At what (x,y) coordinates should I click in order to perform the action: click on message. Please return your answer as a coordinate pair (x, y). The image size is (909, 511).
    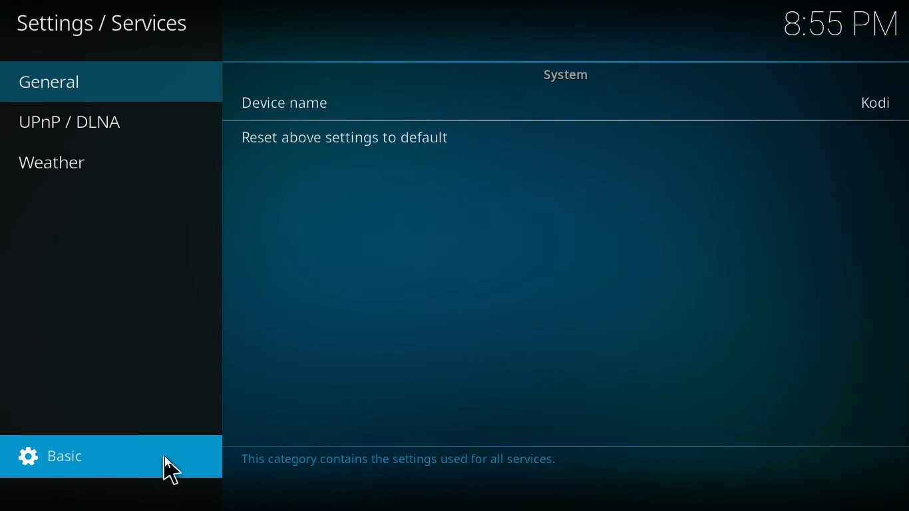
    Looking at the image, I should click on (406, 456).